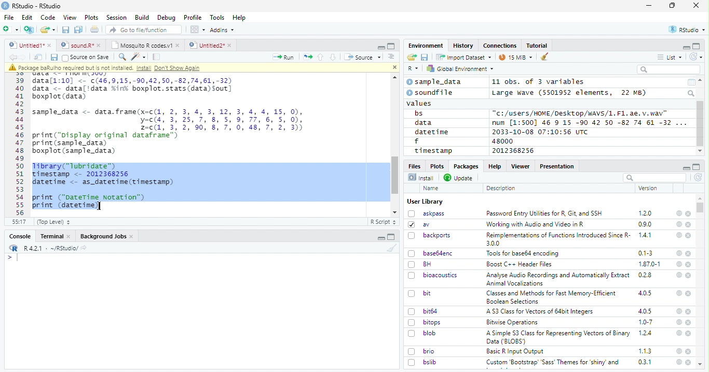 The image size is (709, 372). Describe the element at coordinates (107, 236) in the screenshot. I see `Background Jobs` at that location.